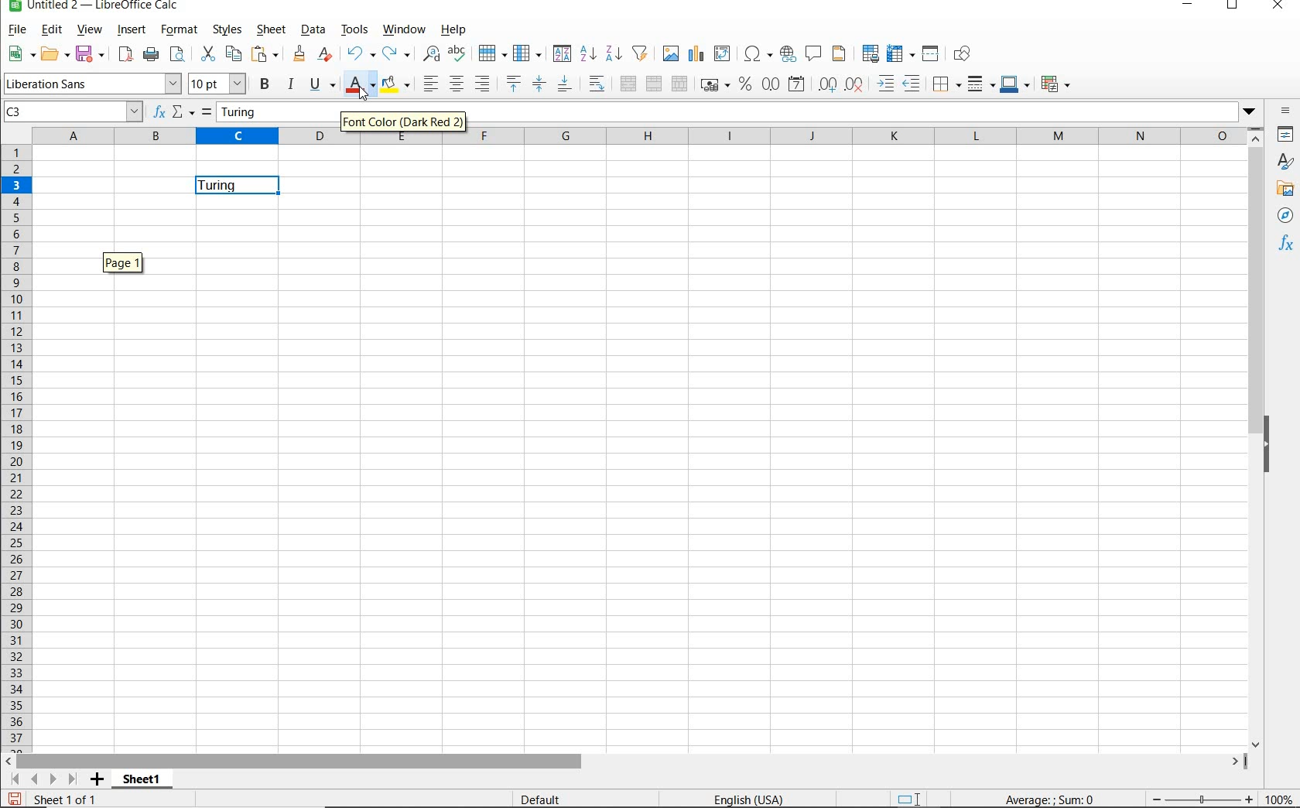 The height and width of the screenshot is (808, 1300). Describe the element at coordinates (867, 53) in the screenshot. I see `DEFINE PRINT AREA` at that location.